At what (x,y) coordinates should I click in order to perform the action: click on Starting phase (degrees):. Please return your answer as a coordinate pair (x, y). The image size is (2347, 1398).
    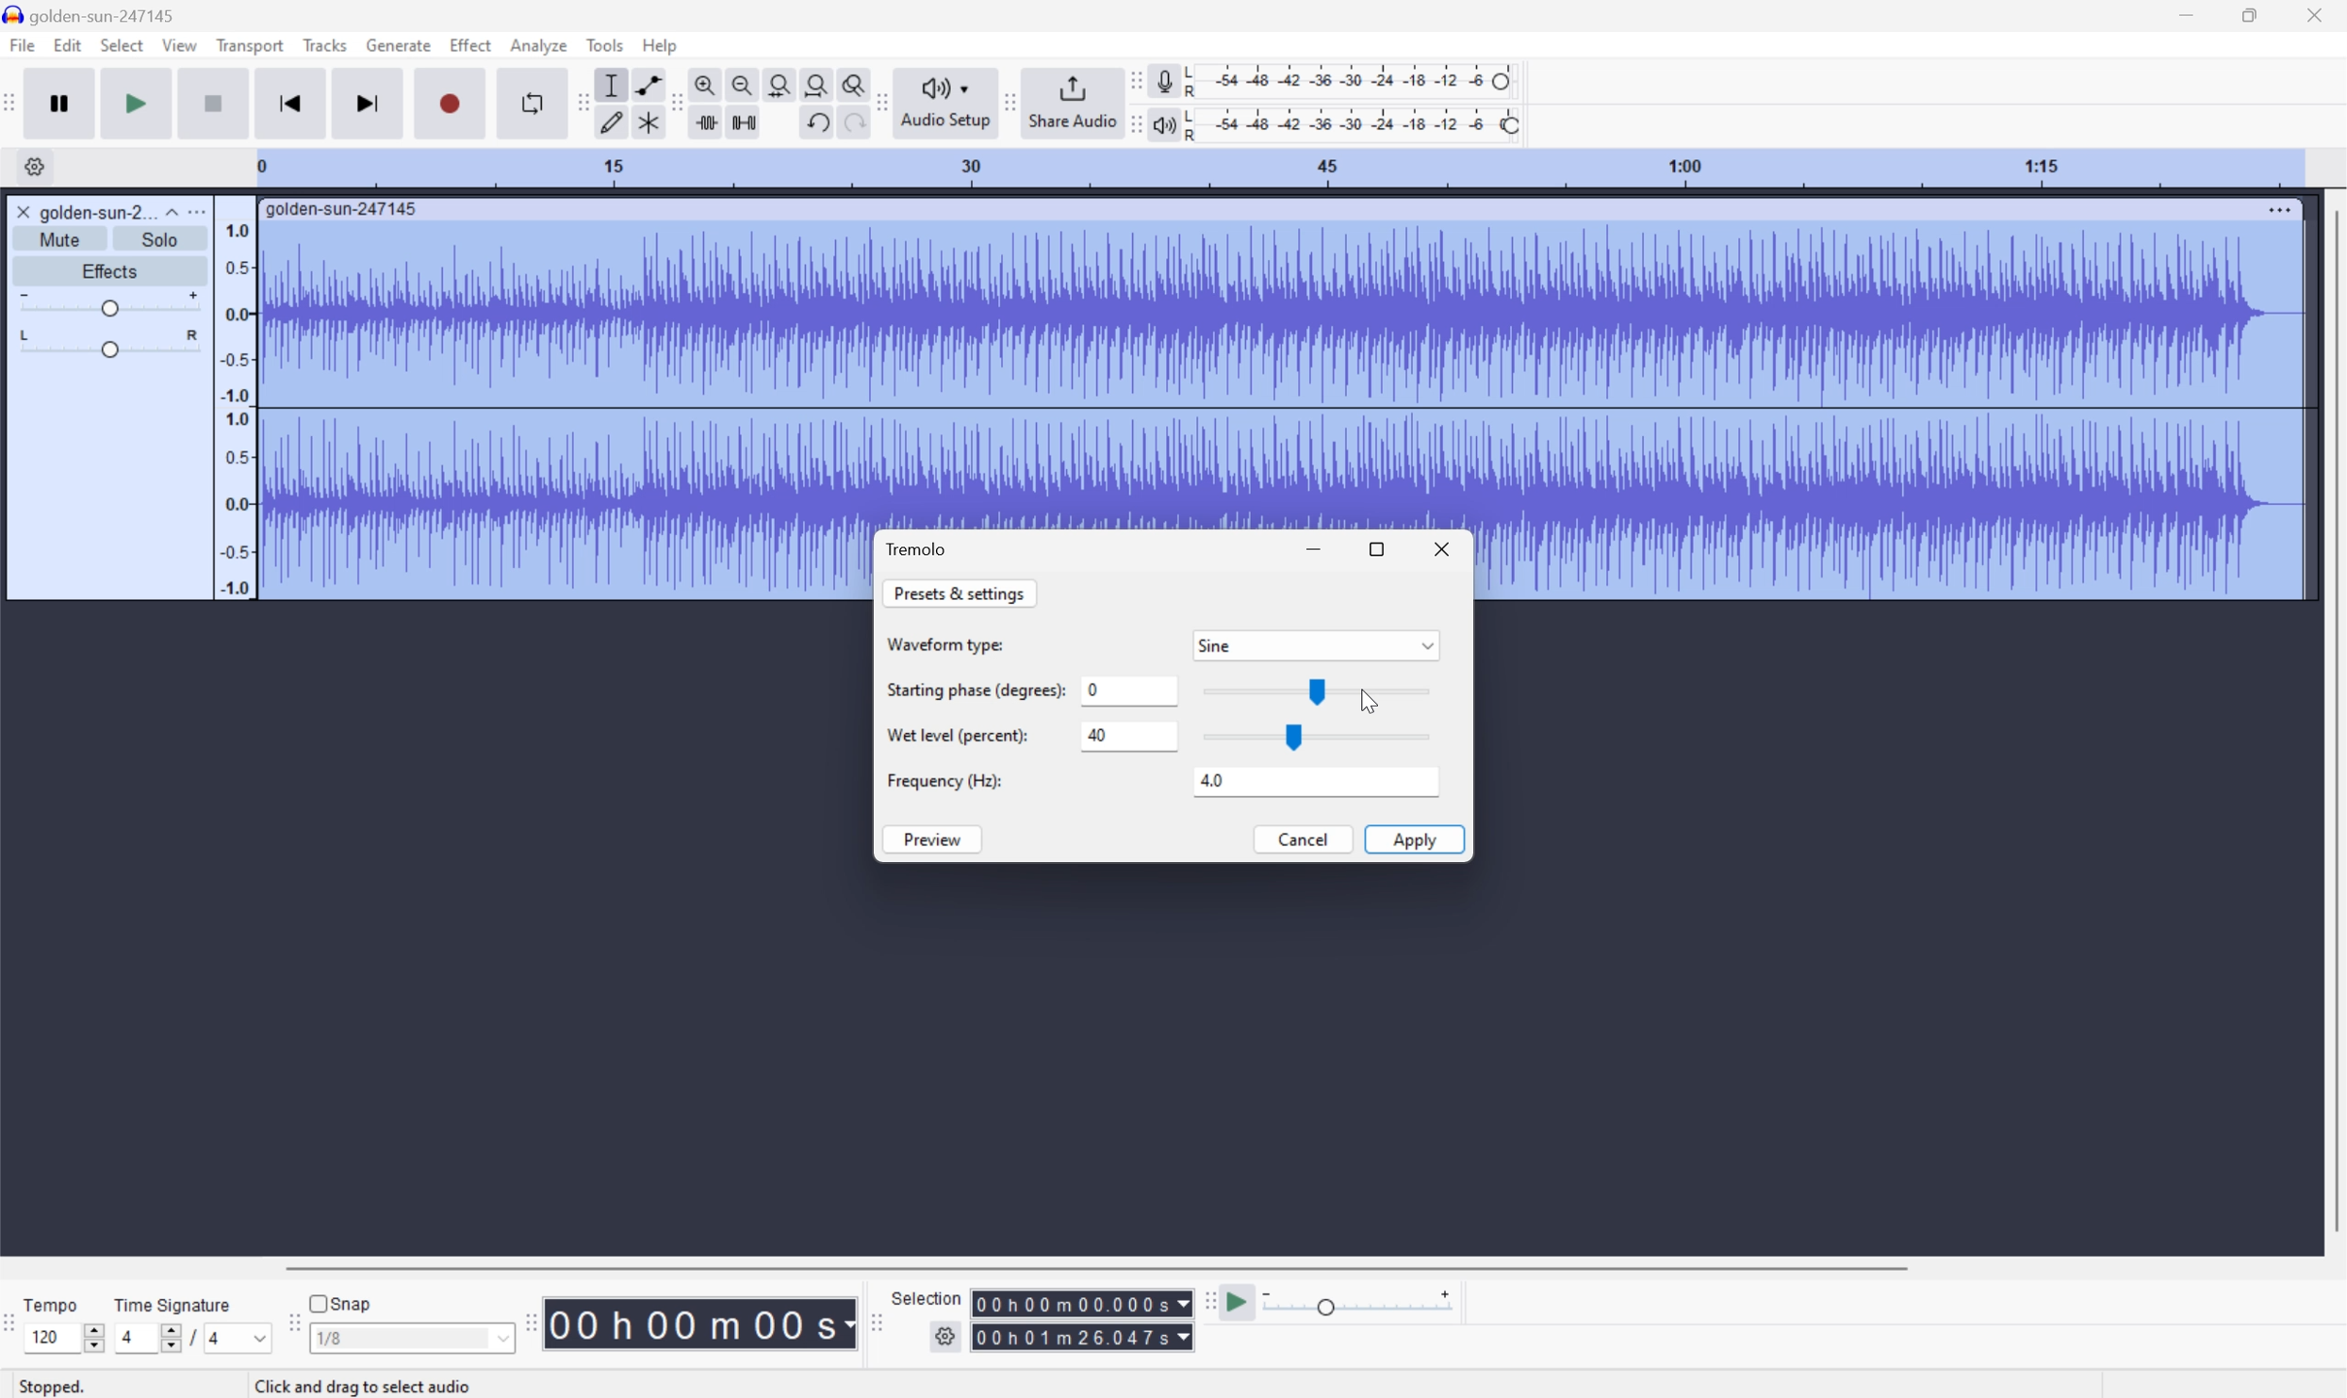
    Looking at the image, I should click on (970, 689).